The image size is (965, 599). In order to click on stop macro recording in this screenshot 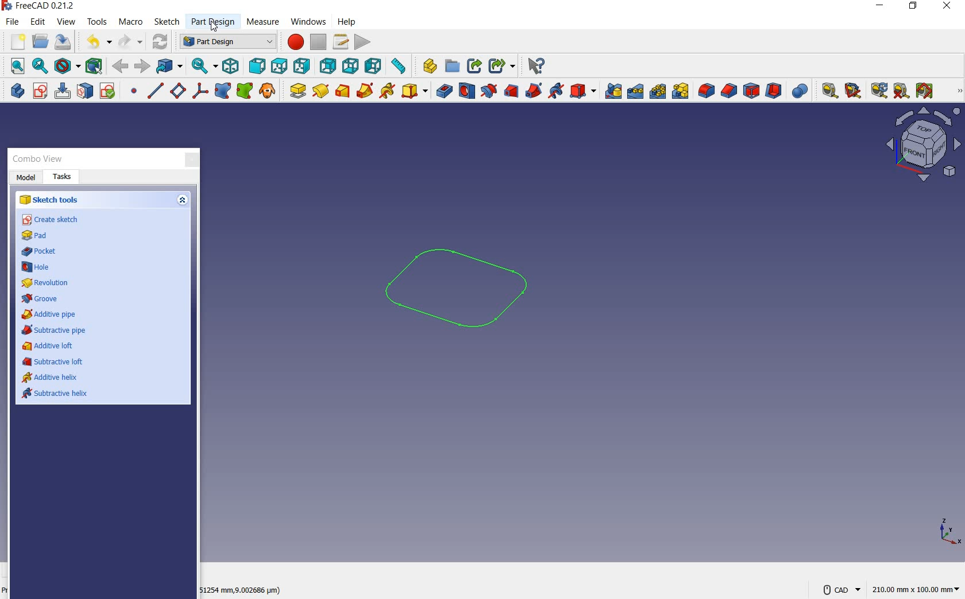, I will do `click(319, 43)`.